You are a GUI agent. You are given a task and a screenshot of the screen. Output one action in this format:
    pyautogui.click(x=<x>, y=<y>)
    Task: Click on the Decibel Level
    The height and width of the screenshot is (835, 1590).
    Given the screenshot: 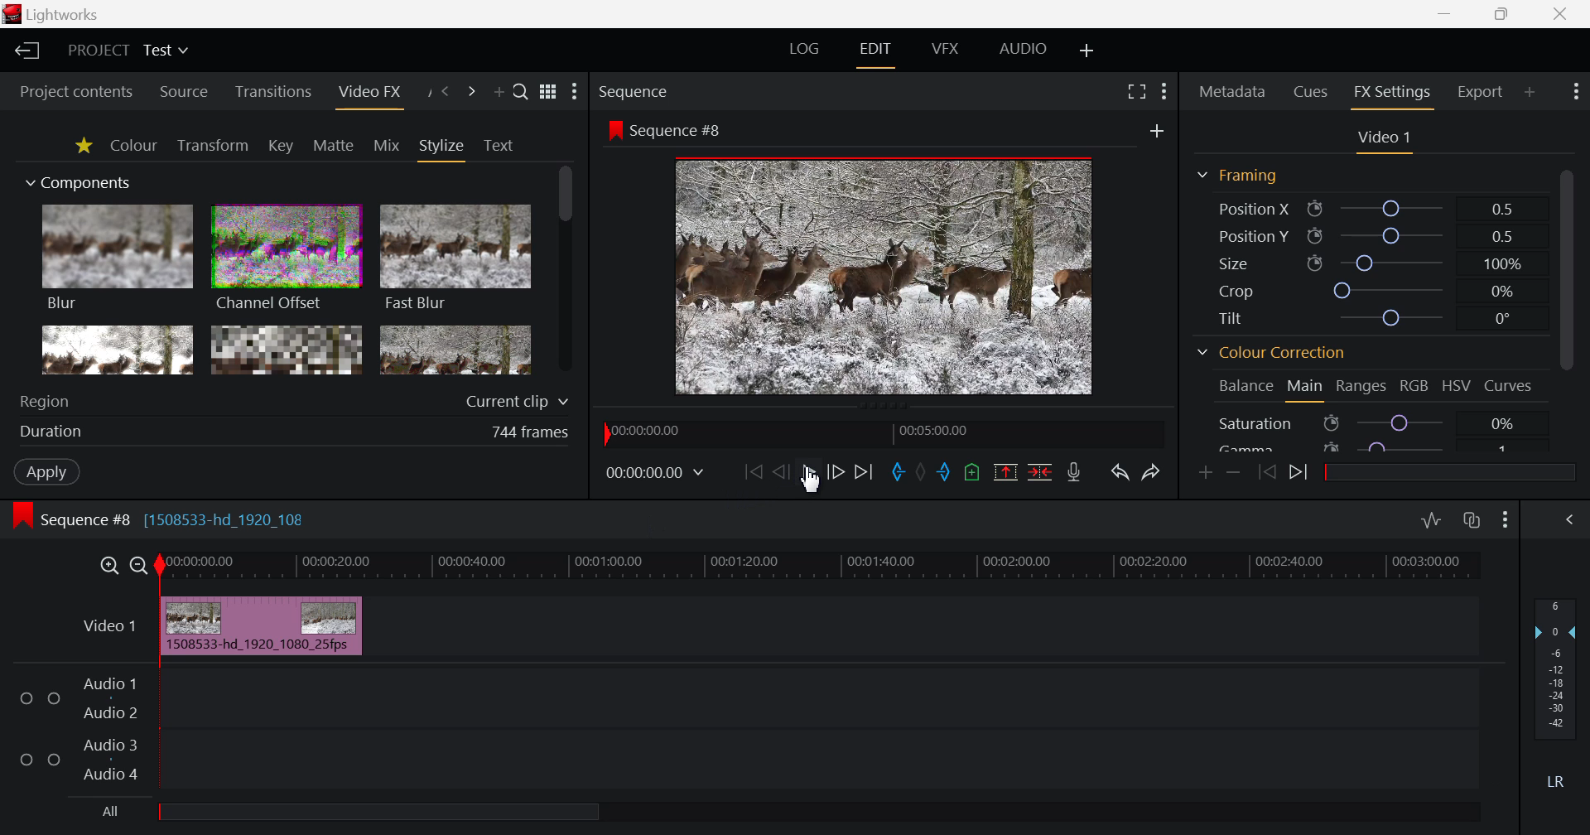 What is the action you would take?
    pyautogui.click(x=1556, y=688)
    